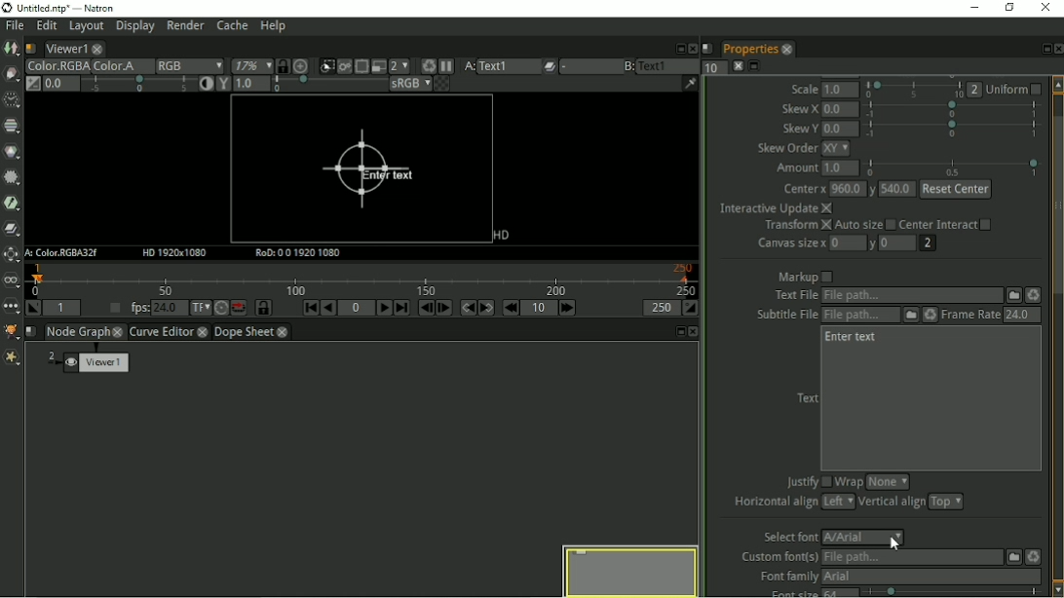 This screenshot has height=598, width=1064. Describe the element at coordinates (862, 316) in the screenshot. I see `Subtitle File` at that location.